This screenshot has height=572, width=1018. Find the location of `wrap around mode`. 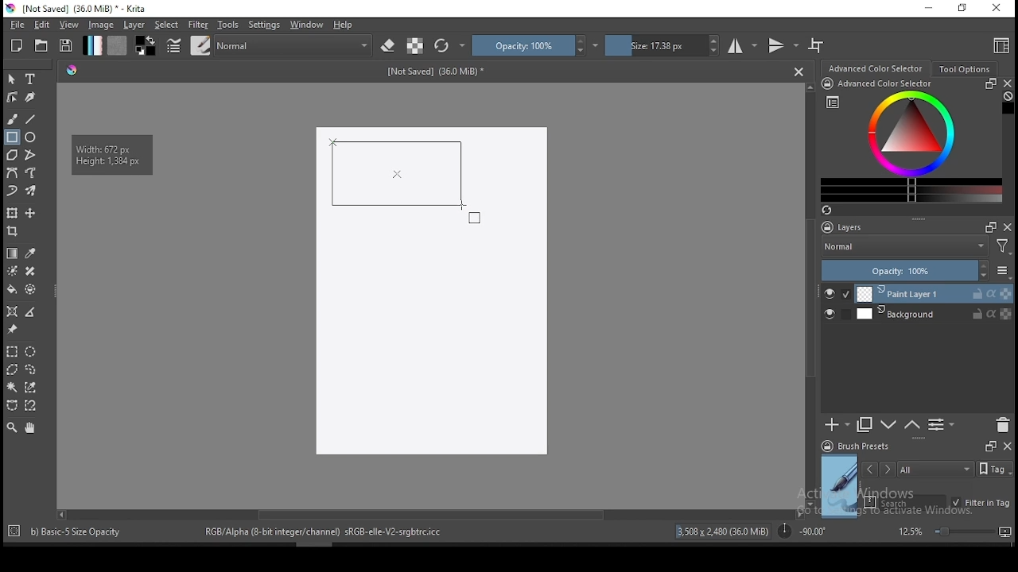

wrap around mode is located at coordinates (817, 45).